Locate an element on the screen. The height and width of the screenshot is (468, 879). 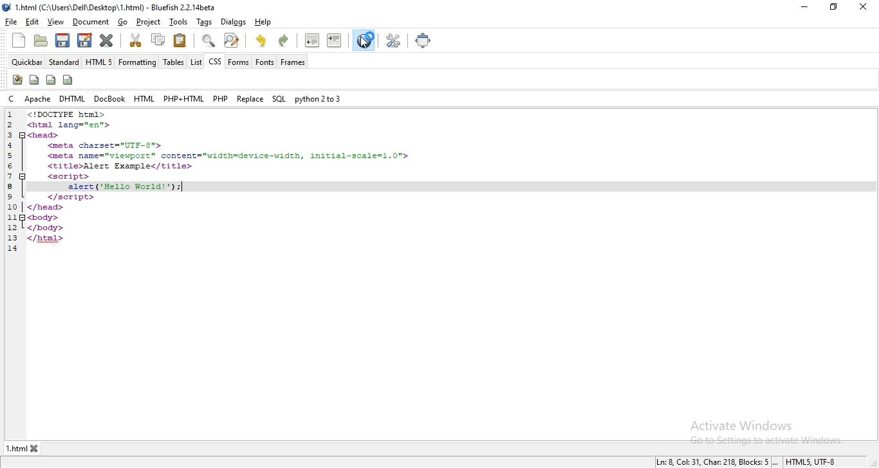
tags is located at coordinates (205, 22).